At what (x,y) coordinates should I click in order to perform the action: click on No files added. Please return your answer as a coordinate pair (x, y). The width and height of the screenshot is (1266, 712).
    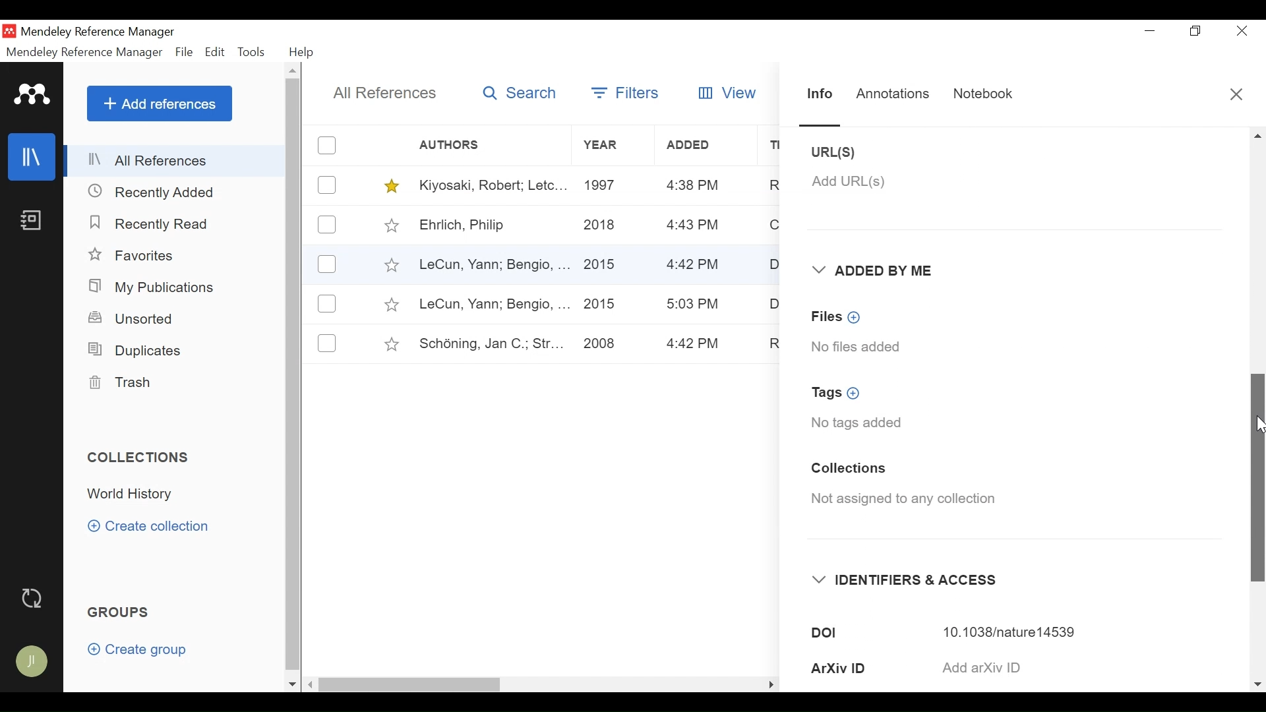
    Looking at the image, I should click on (858, 346).